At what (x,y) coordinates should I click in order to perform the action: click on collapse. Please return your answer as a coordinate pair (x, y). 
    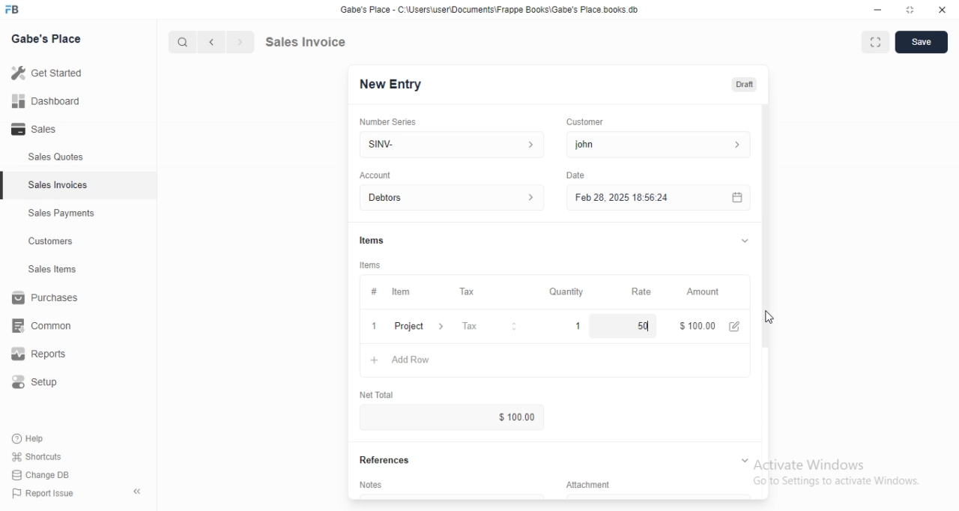
    Looking at the image, I should click on (742, 241).